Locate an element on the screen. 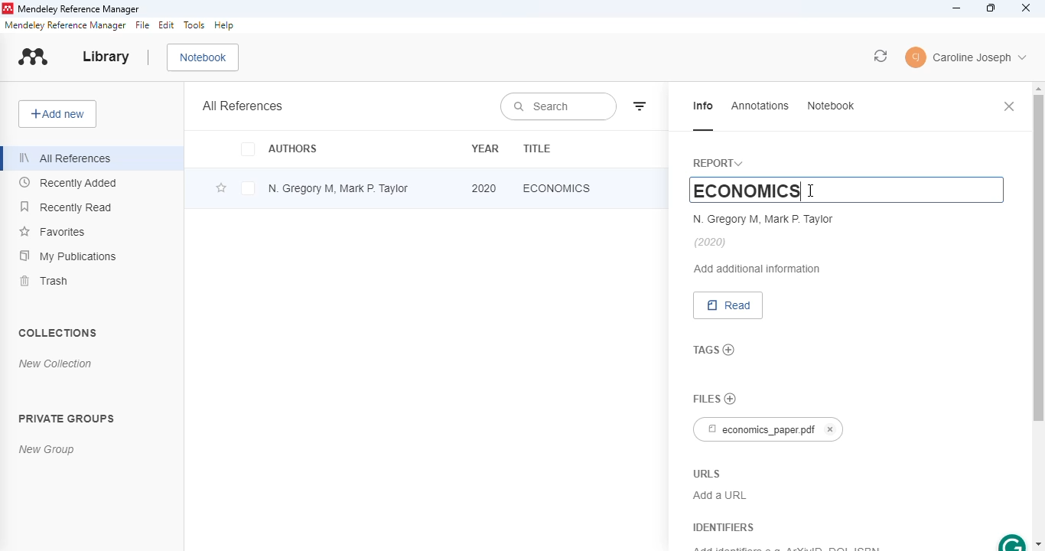 Image resolution: width=1045 pixels, height=551 pixels. add is located at coordinates (730, 350).